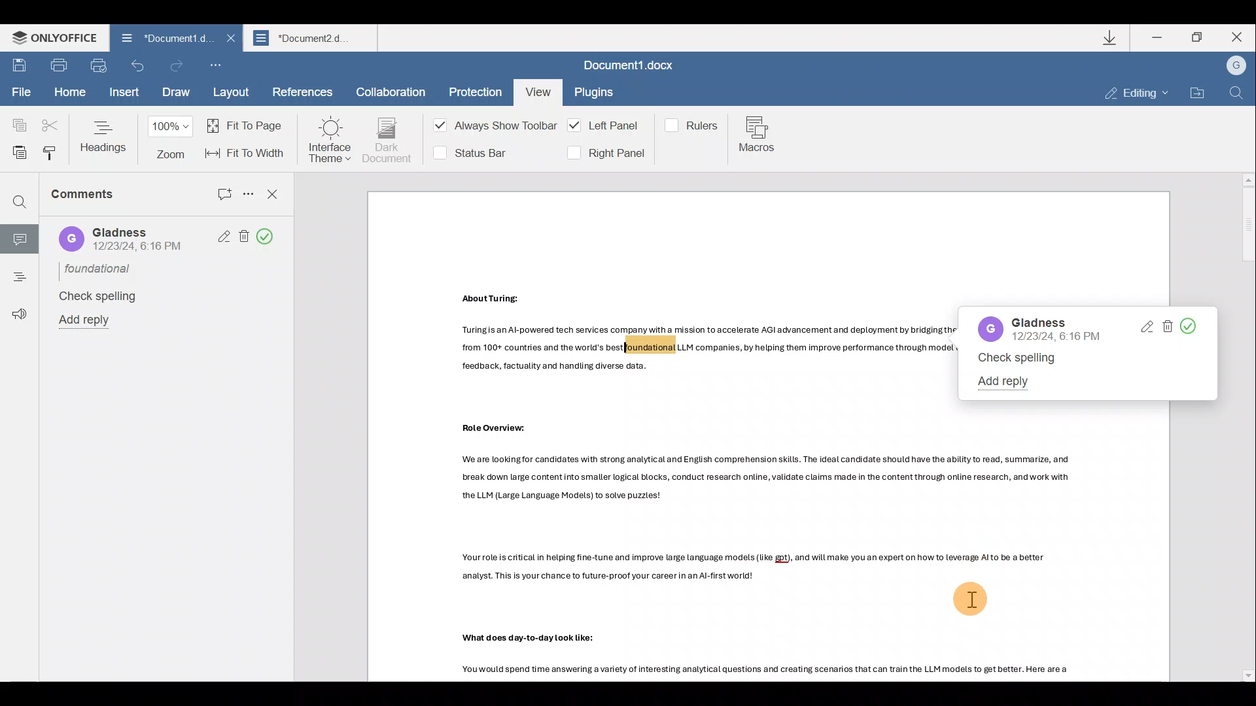 The image size is (1256, 706). What do you see at coordinates (177, 65) in the screenshot?
I see `Redo` at bounding box center [177, 65].